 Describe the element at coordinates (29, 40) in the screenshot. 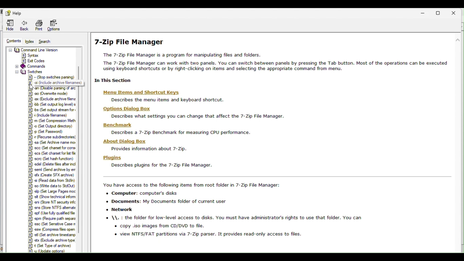

I see `index` at that location.